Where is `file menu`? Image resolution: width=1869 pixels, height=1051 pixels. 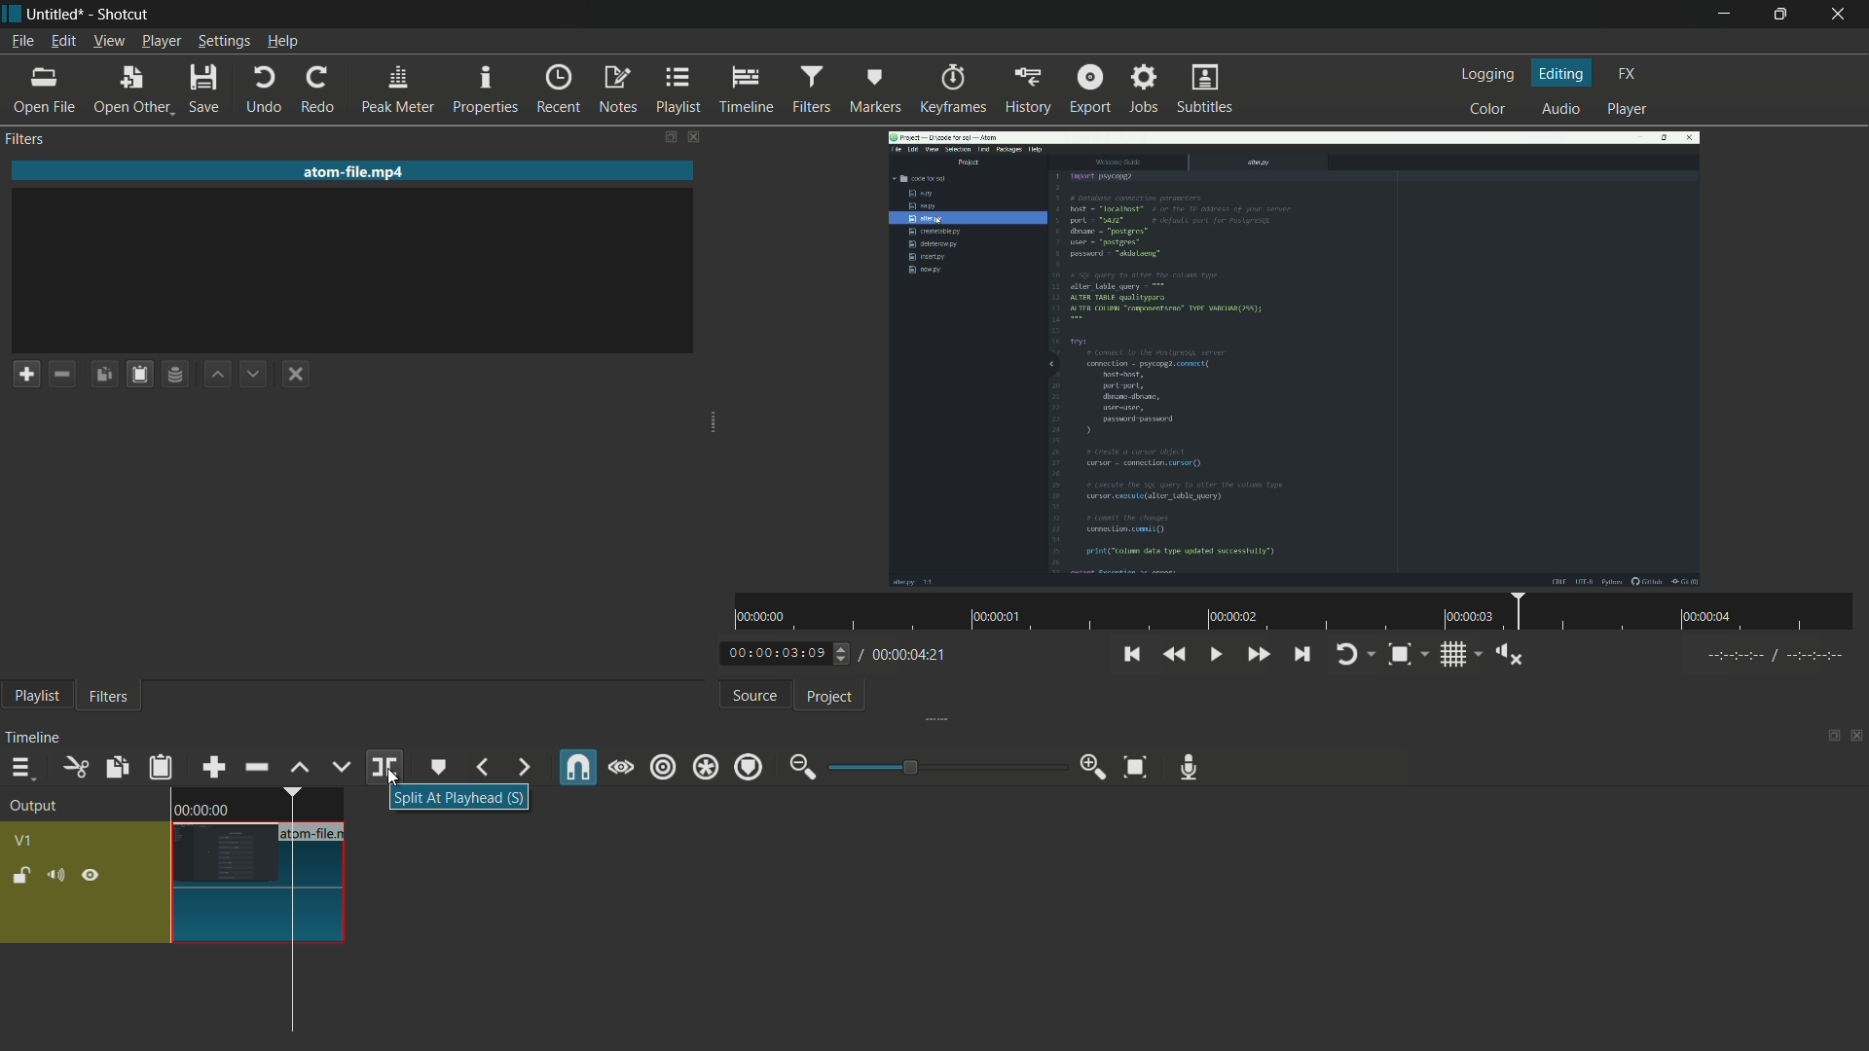
file menu is located at coordinates (23, 42).